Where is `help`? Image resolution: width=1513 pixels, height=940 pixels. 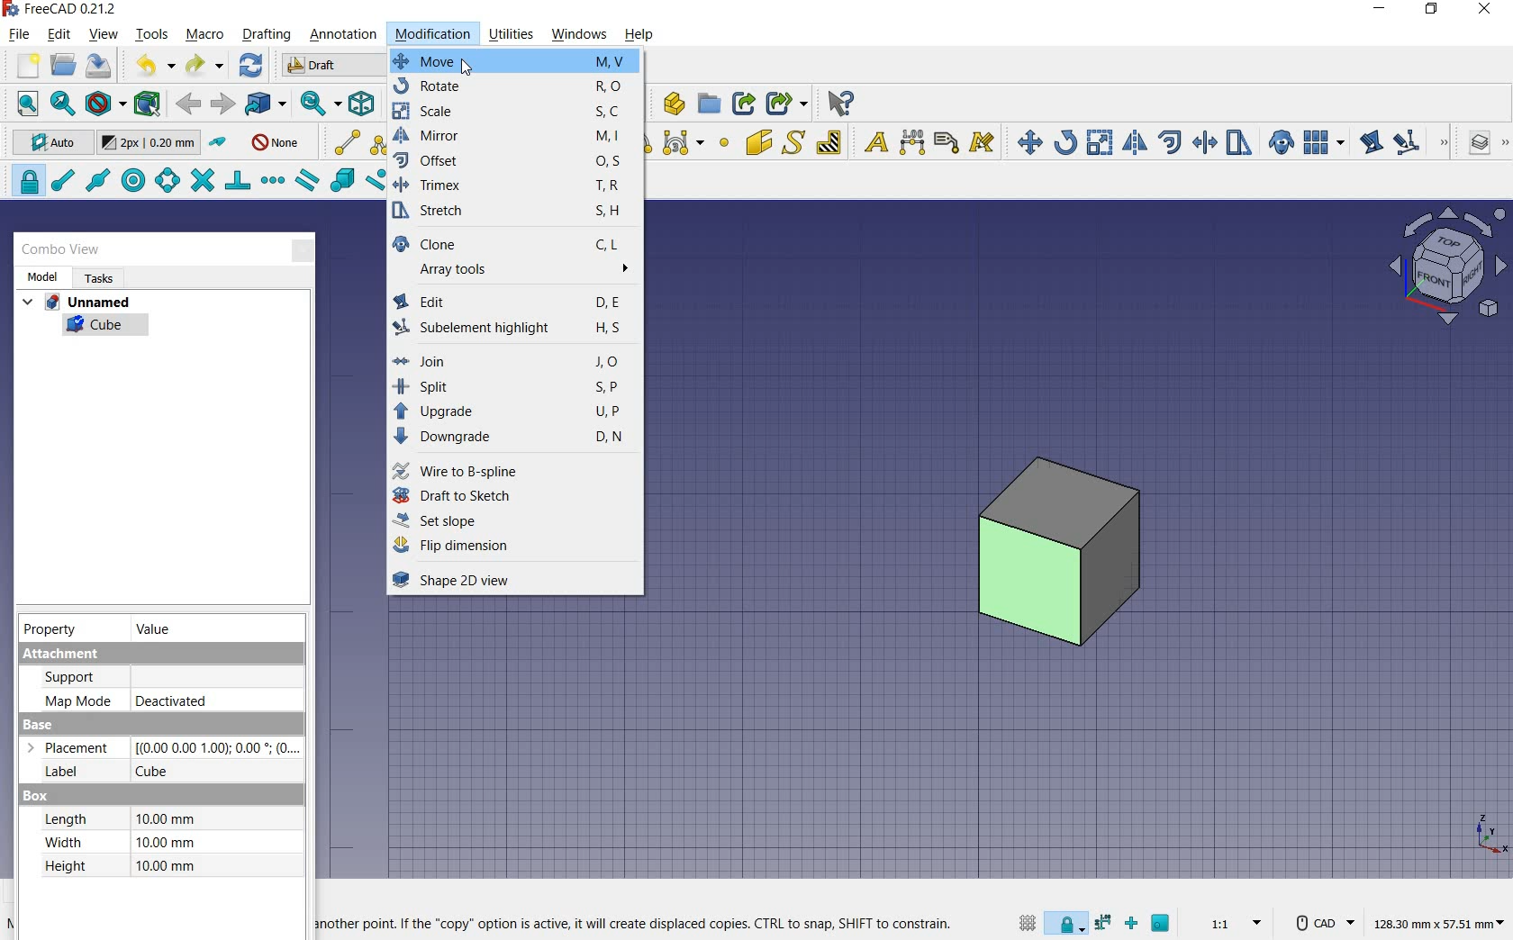 help is located at coordinates (639, 35).